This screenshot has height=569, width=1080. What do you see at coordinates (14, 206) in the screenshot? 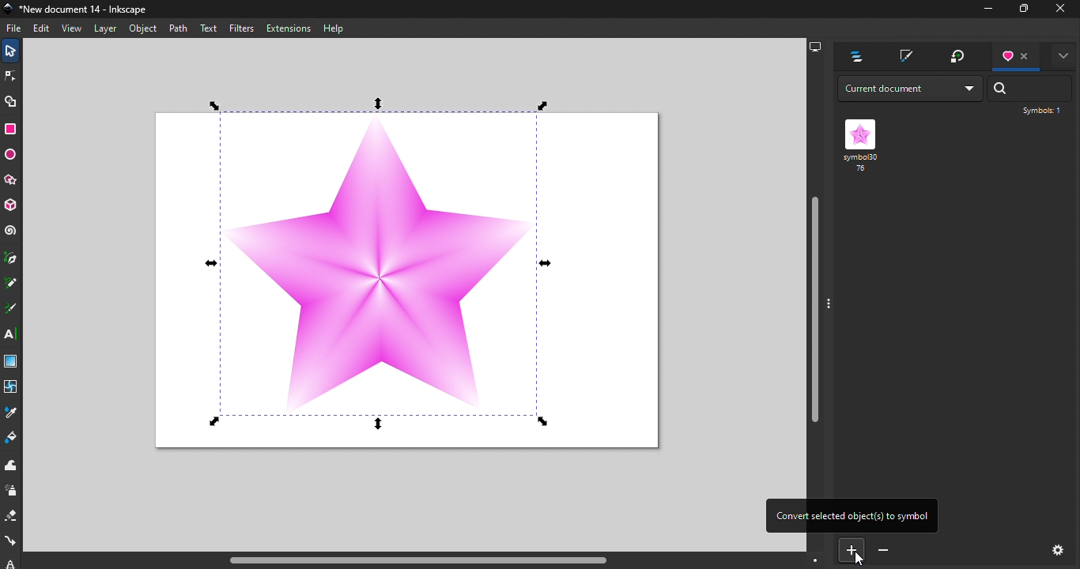
I see `3D box tool` at bounding box center [14, 206].